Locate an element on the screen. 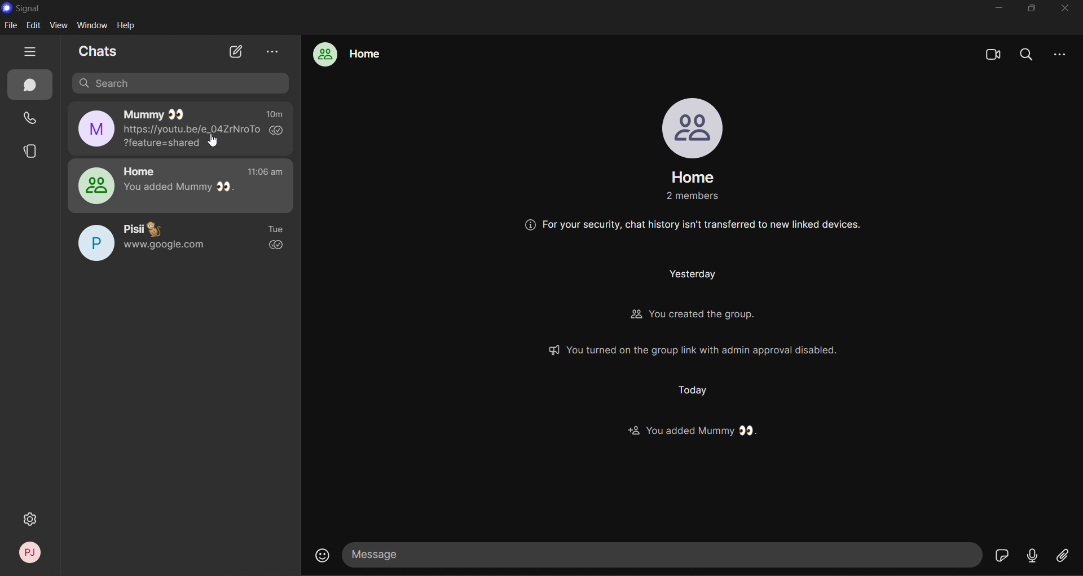  number of members in group is located at coordinates (692, 197).